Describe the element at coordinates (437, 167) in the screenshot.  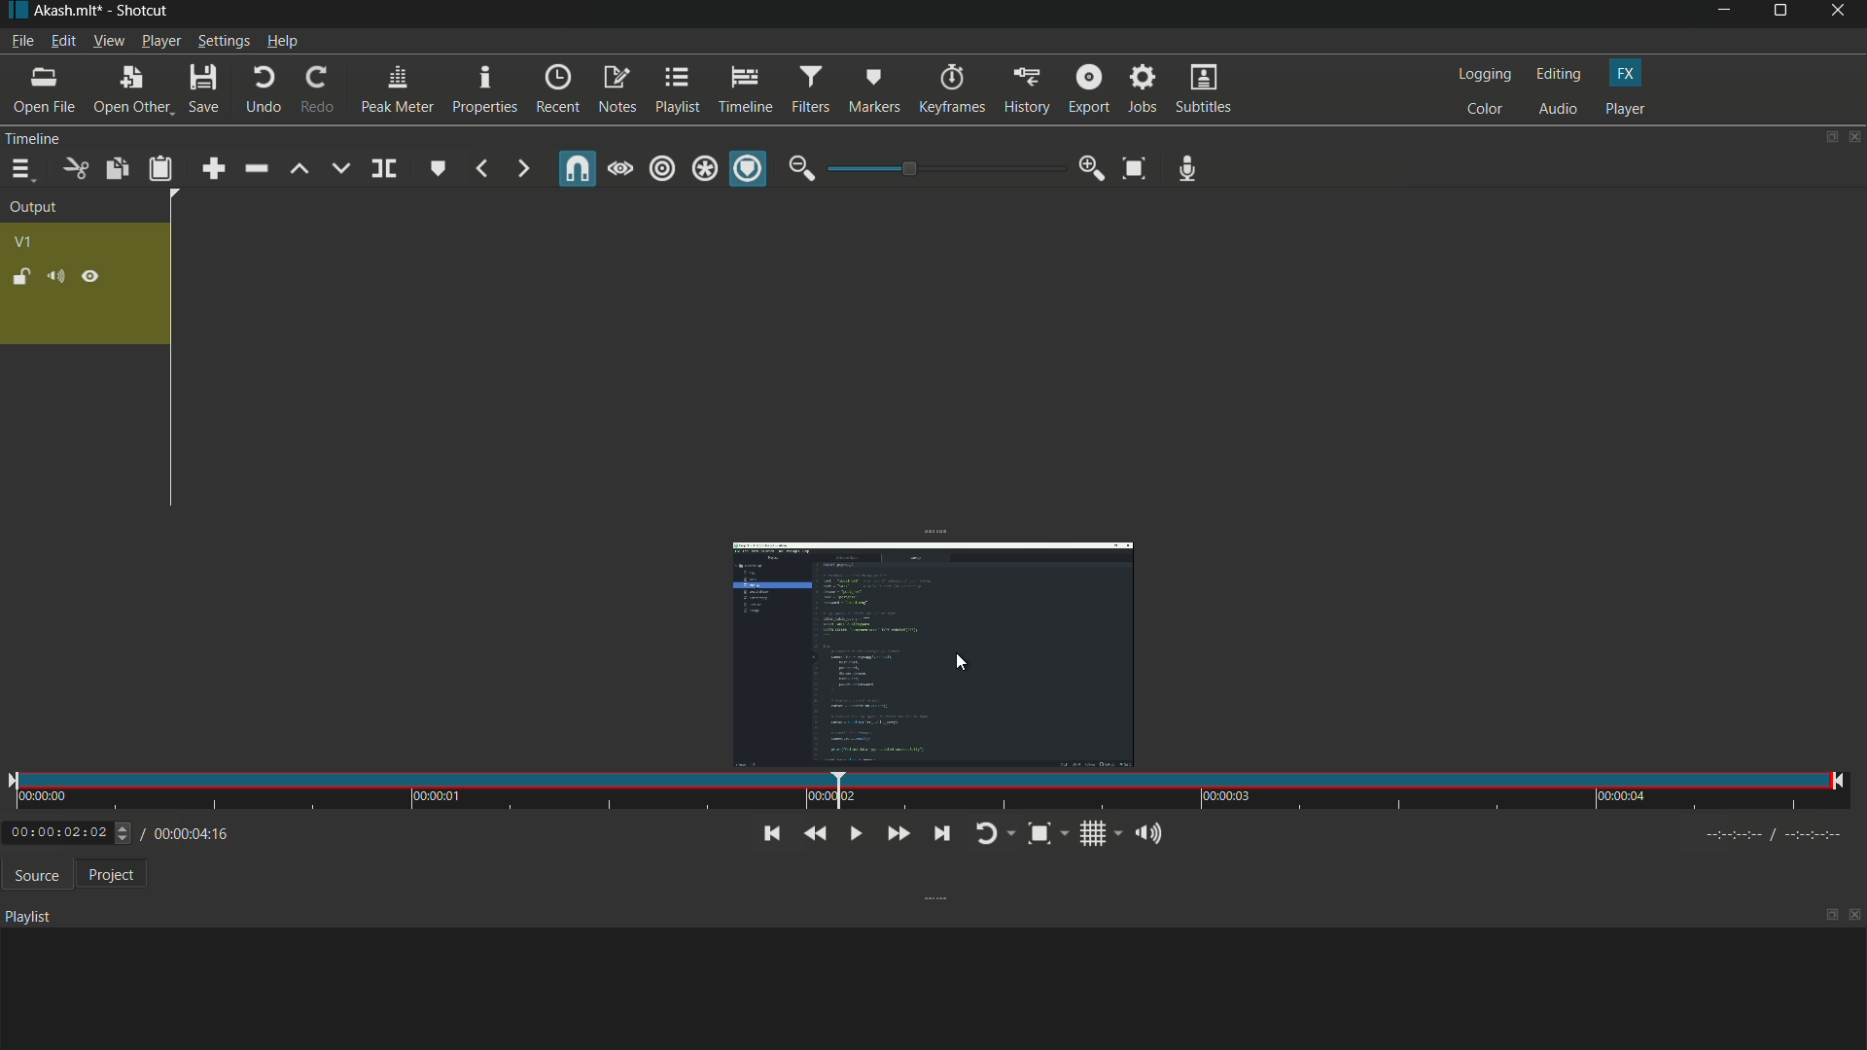
I see `create/edit marker` at that location.